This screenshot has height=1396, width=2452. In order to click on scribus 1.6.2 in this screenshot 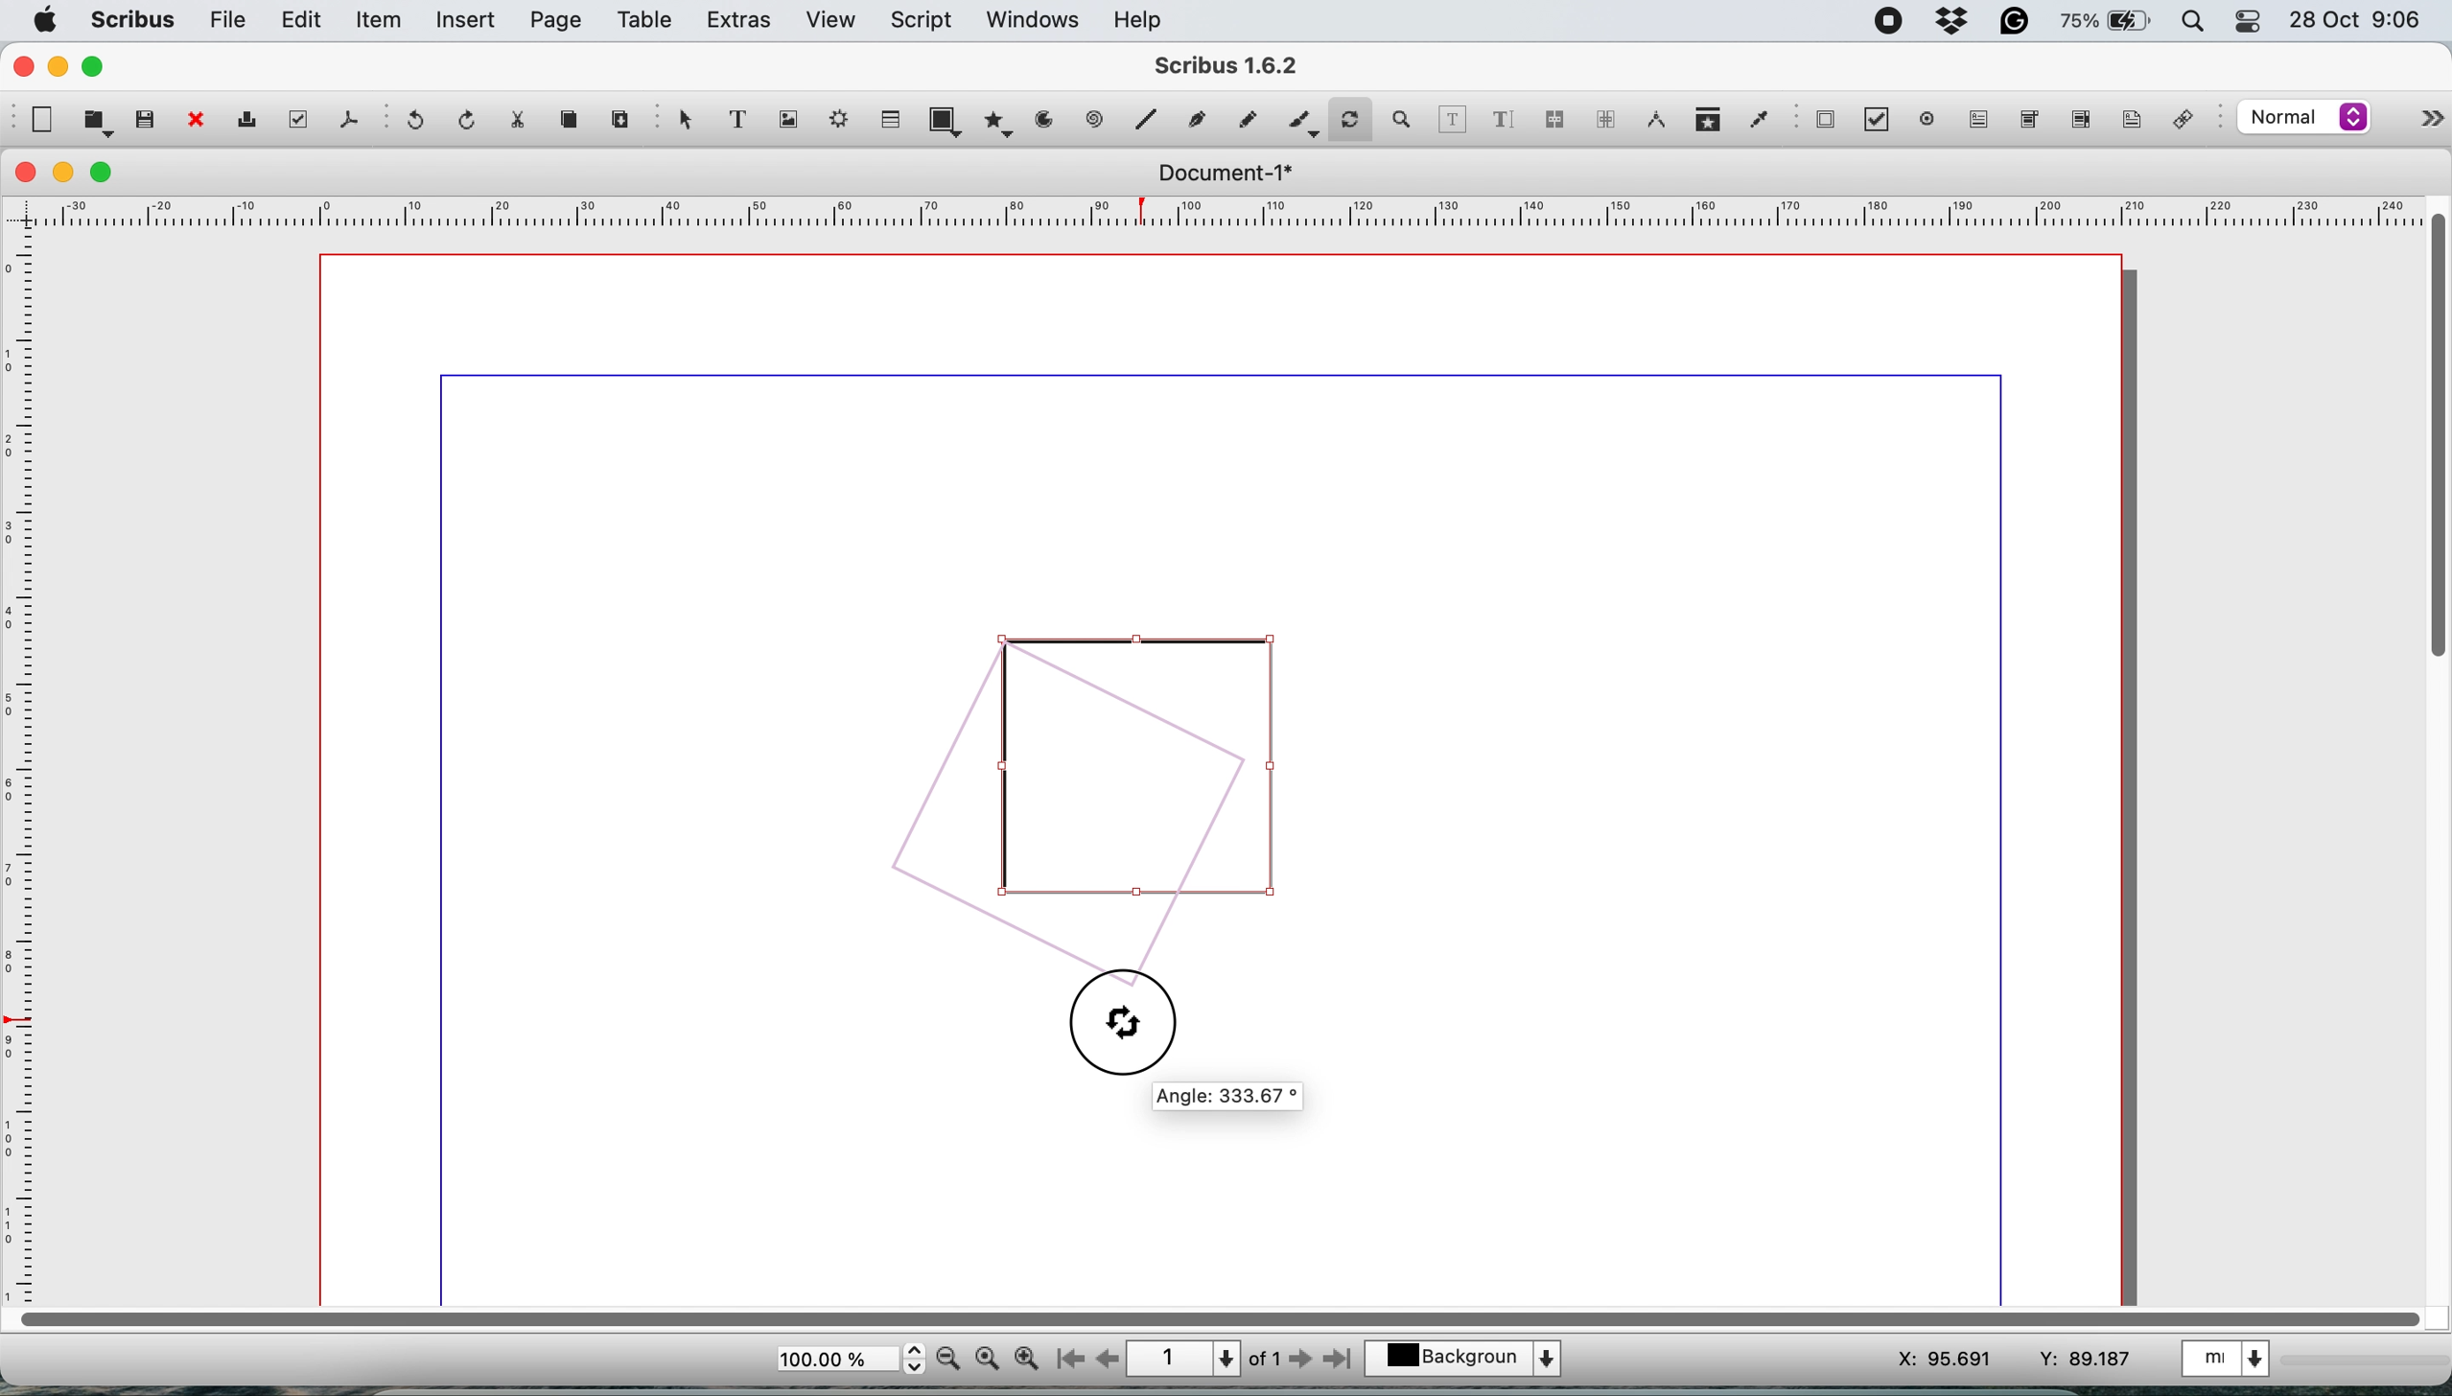, I will do `click(1247, 65)`.